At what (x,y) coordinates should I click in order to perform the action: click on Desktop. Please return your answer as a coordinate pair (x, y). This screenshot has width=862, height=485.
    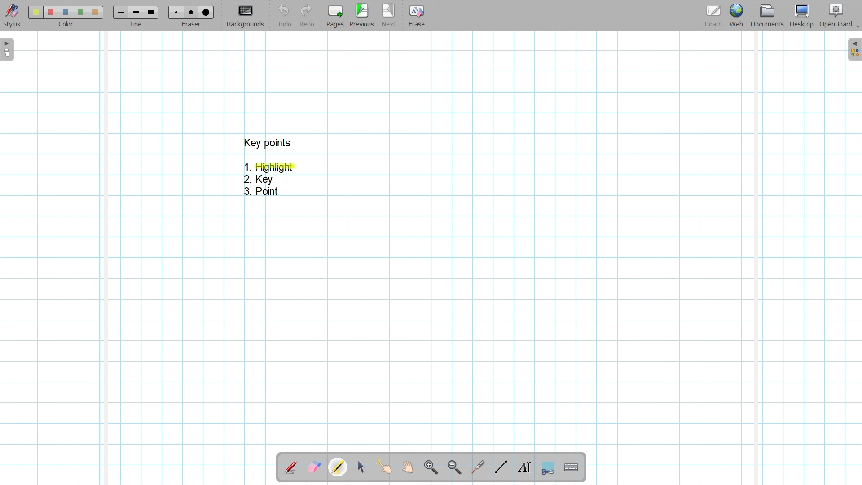
    Looking at the image, I should click on (802, 16).